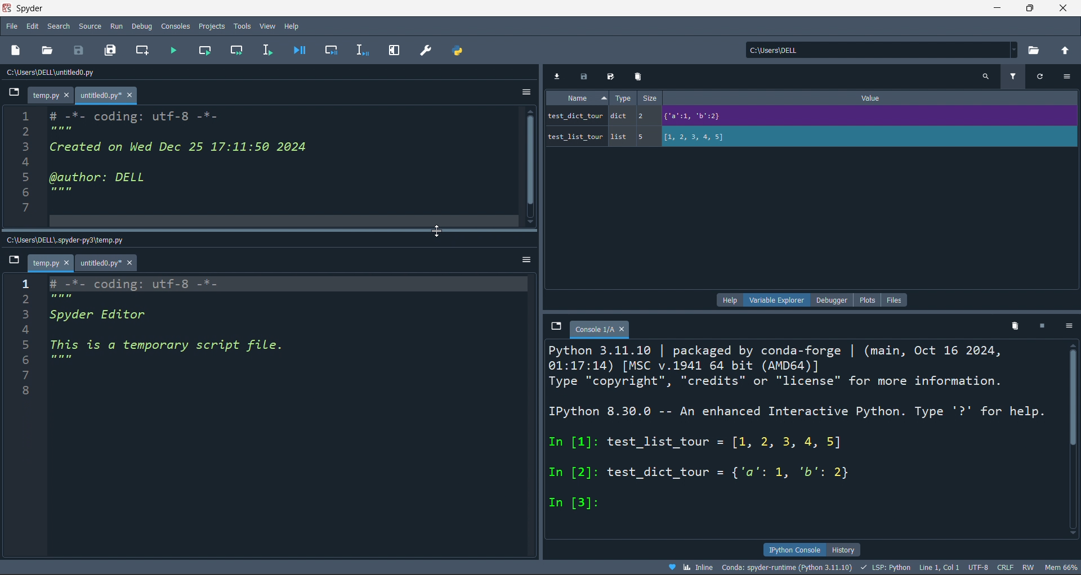 The image size is (1081, 575). I want to click on files, so click(896, 298).